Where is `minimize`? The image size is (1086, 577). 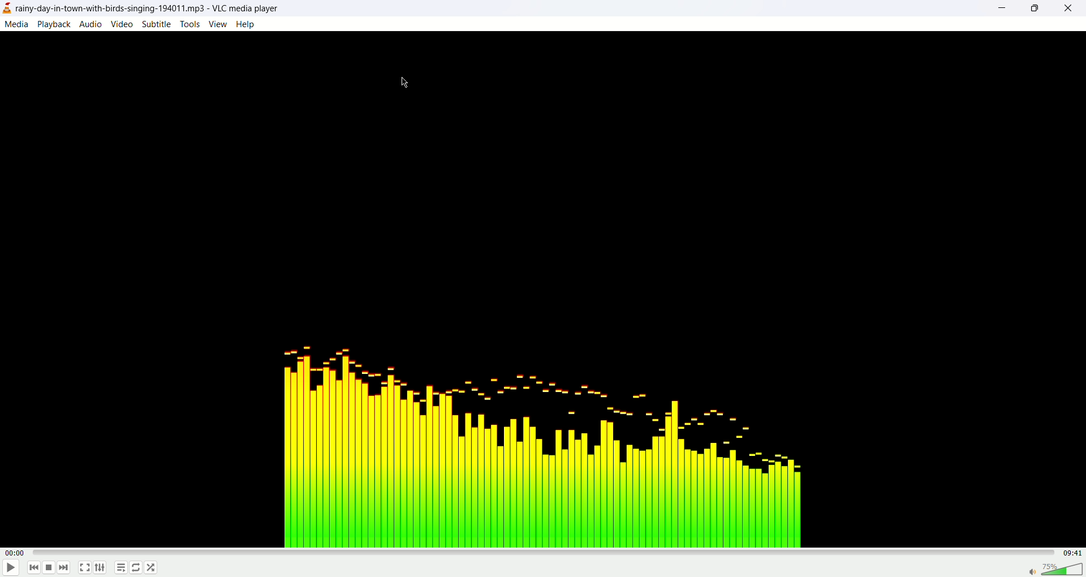 minimize is located at coordinates (1001, 10).